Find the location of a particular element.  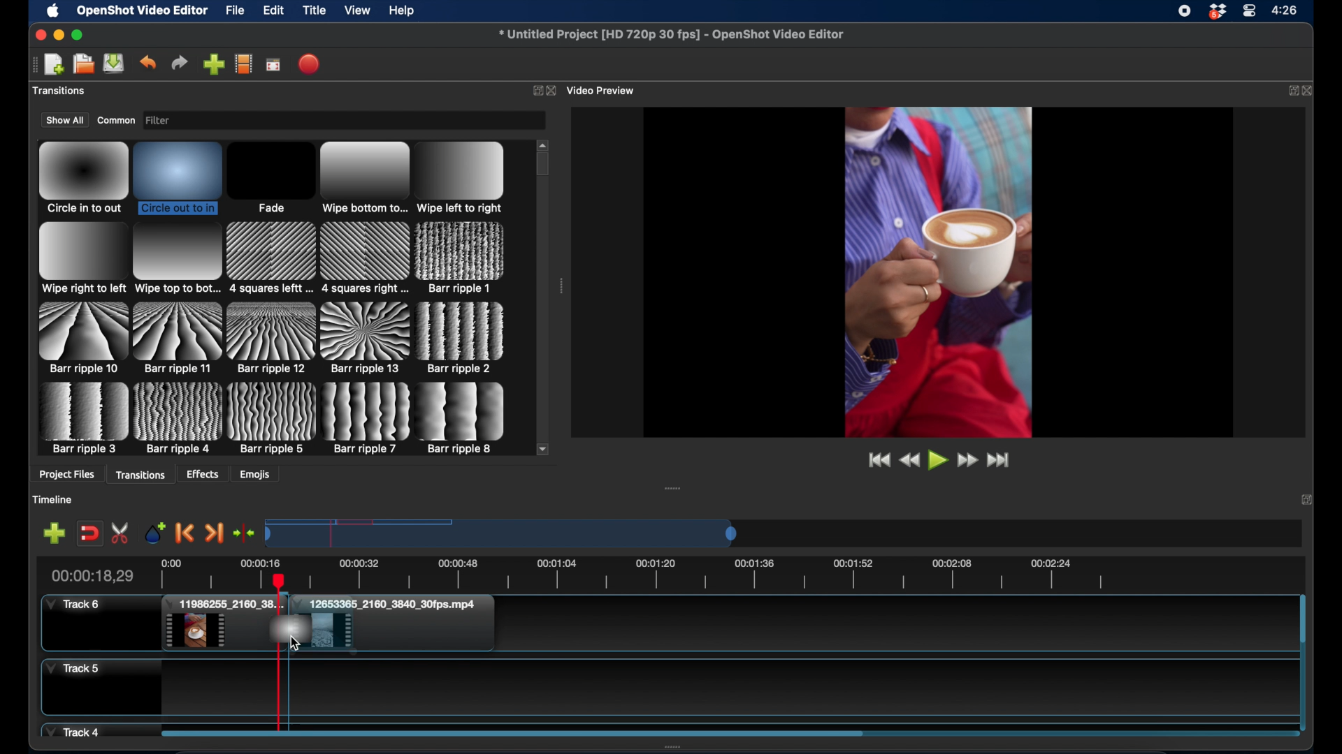

scroll bar is located at coordinates (512, 732).